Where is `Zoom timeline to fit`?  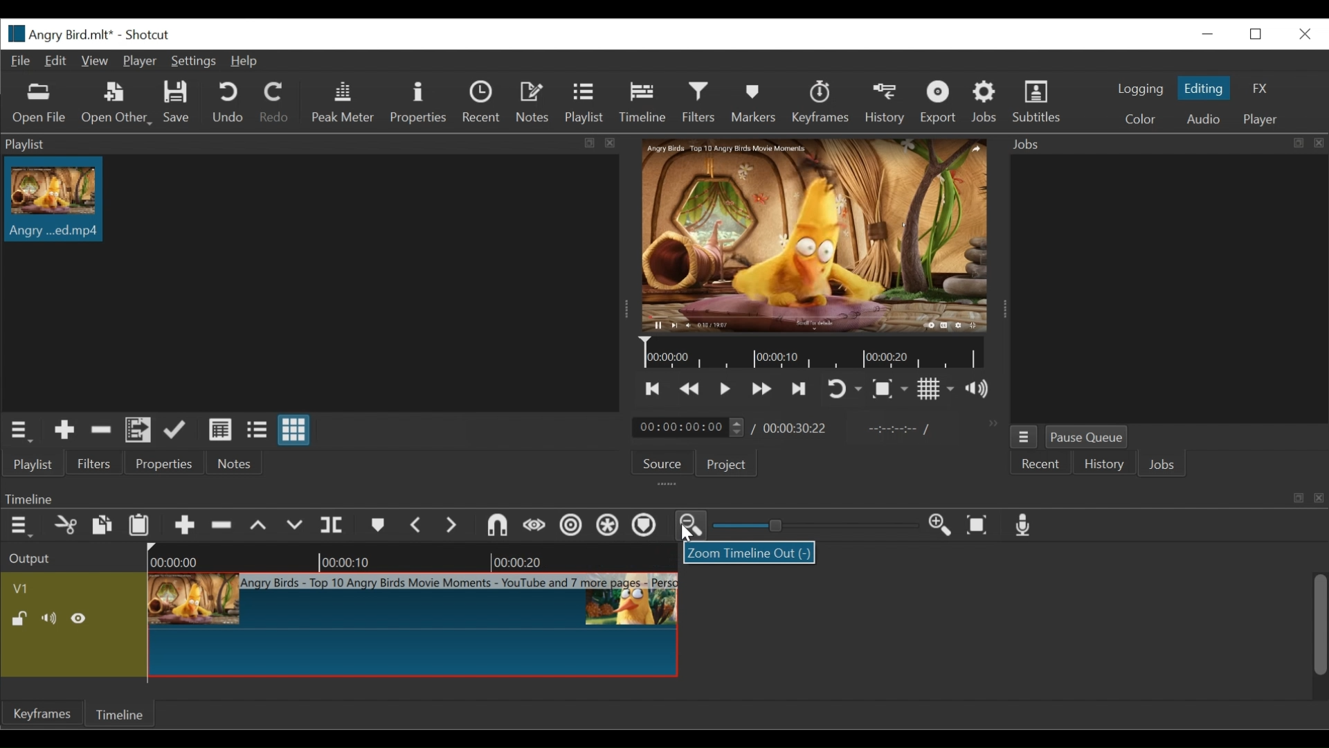
Zoom timeline to fit is located at coordinates (979, 527).